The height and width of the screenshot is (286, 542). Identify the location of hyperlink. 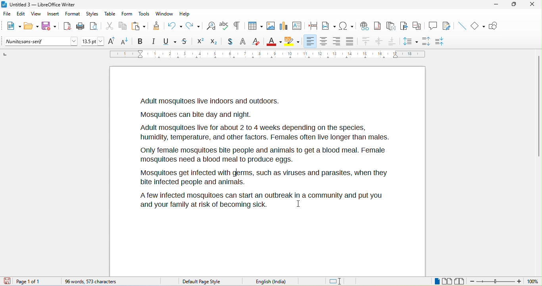
(365, 25).